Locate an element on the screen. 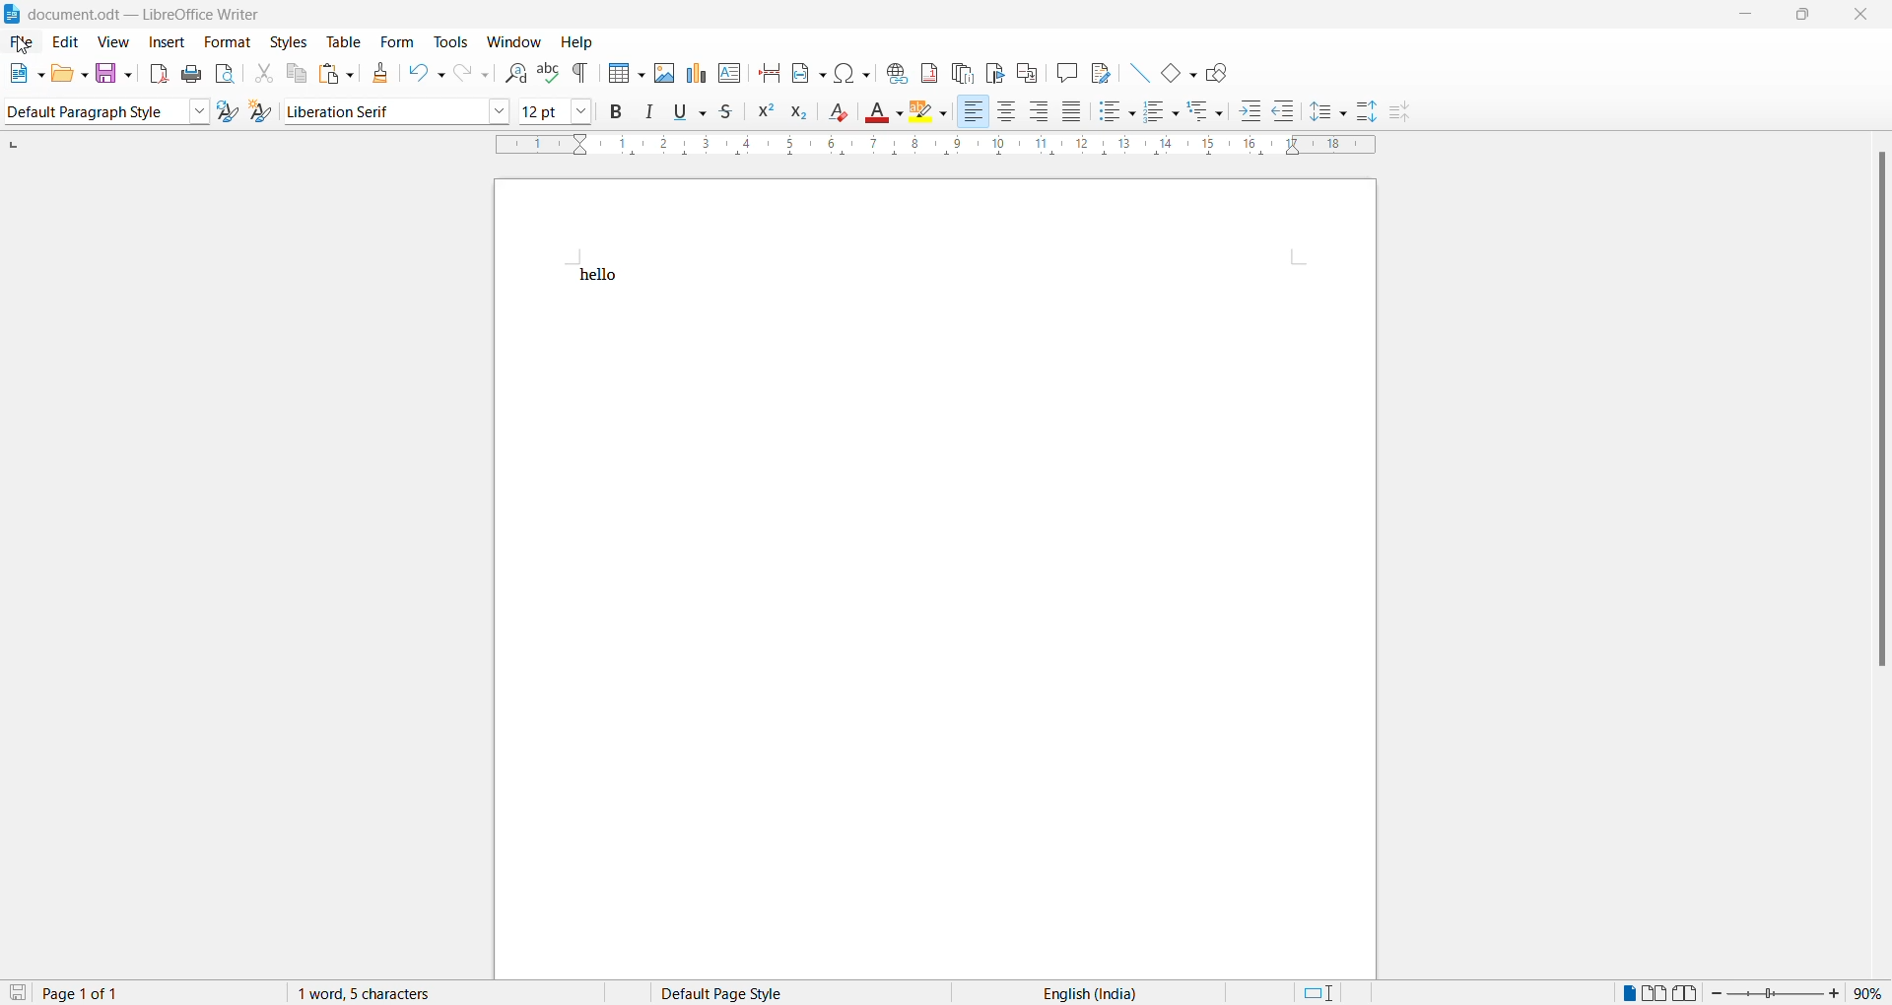 Image resolution: width=1892 pixels, height=1005 pixels. hello is located at coordinates (599, 276).